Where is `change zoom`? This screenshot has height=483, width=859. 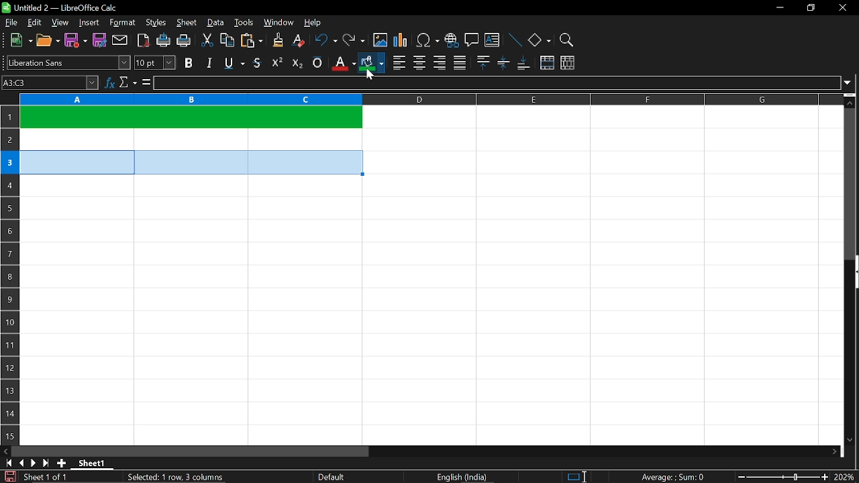 change zoom is located at coordinates (780, 477).